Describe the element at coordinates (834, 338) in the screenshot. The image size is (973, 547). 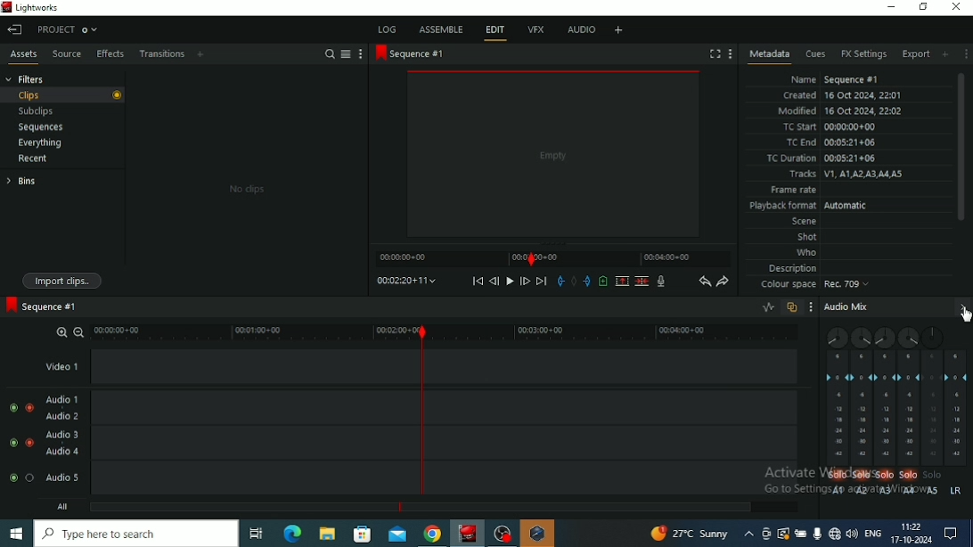
I see `Adjust Pan` at that location.